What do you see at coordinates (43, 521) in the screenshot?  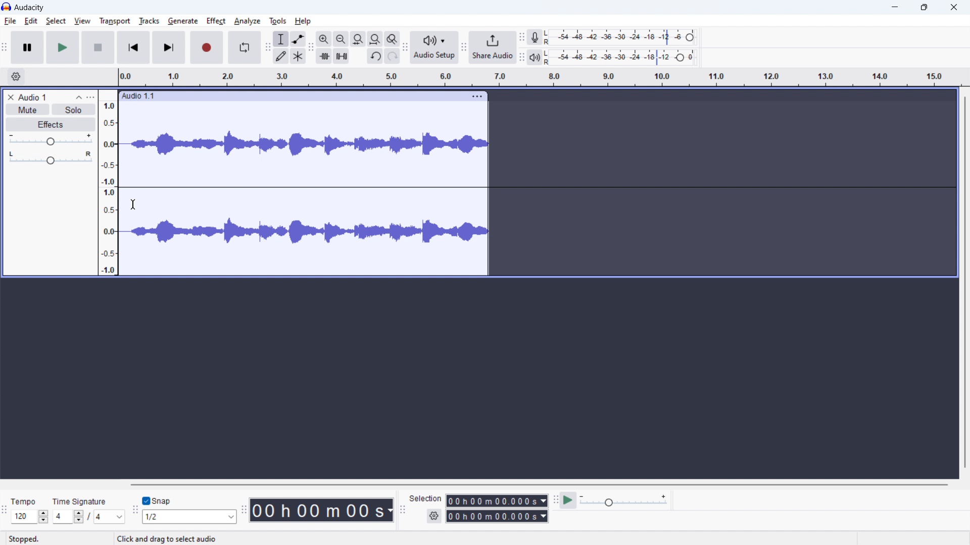 I see `decrease tempo` at bounding box center [43, 521].